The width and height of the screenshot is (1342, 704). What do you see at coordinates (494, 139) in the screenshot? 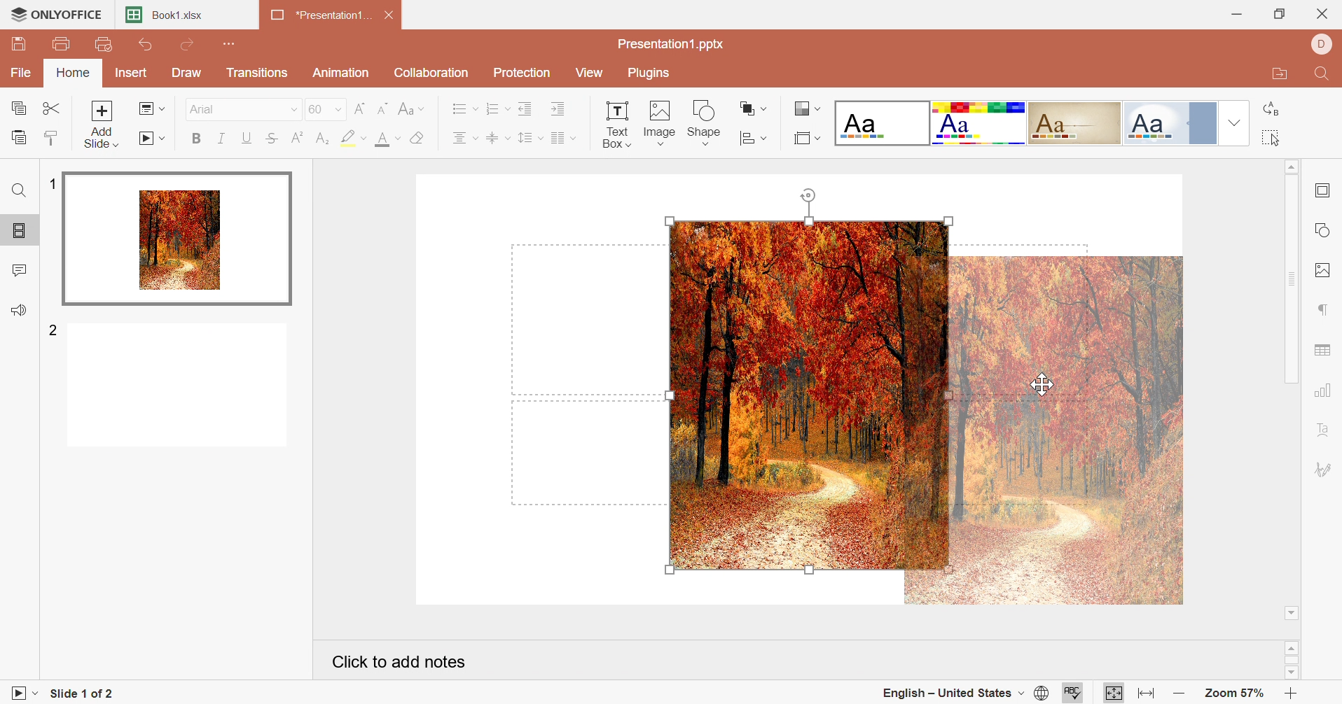
I see `Vertical align` at bounding box center [494, 139].